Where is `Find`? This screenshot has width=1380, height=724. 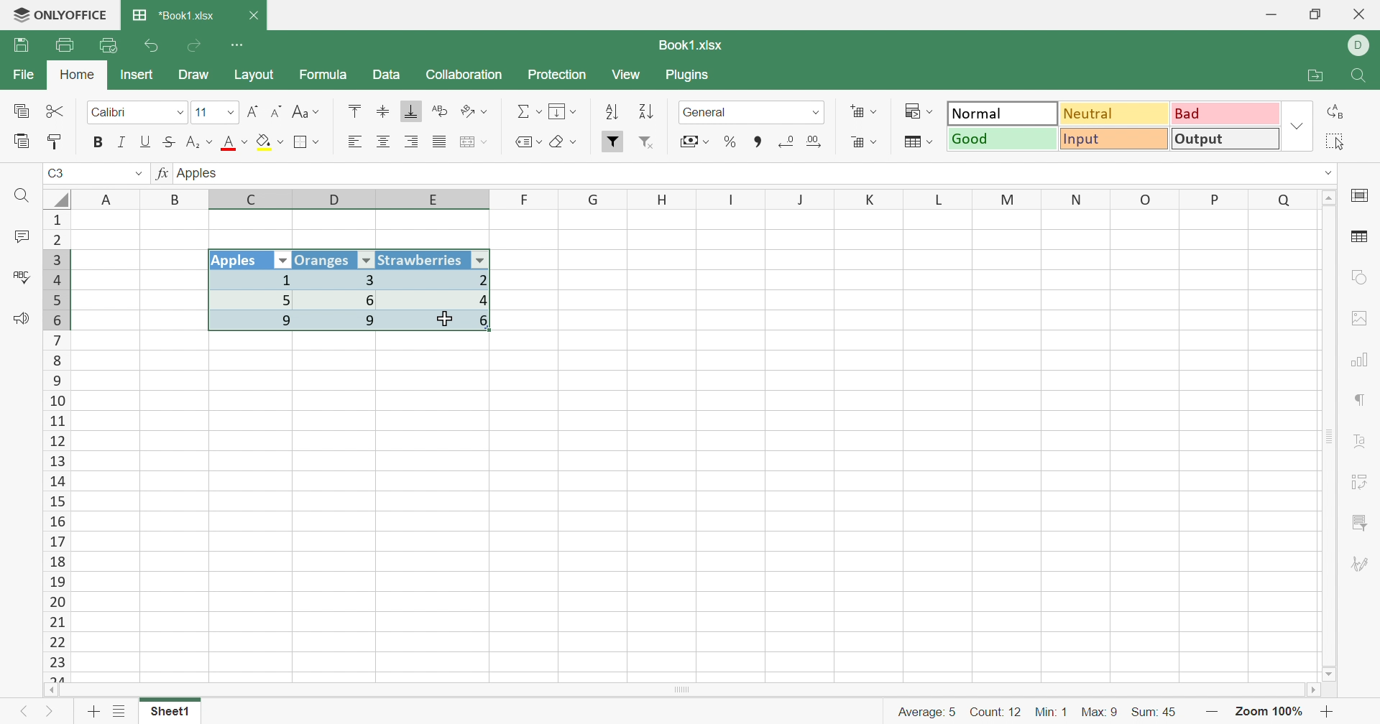 Find is located at coordinates (1361, 77).